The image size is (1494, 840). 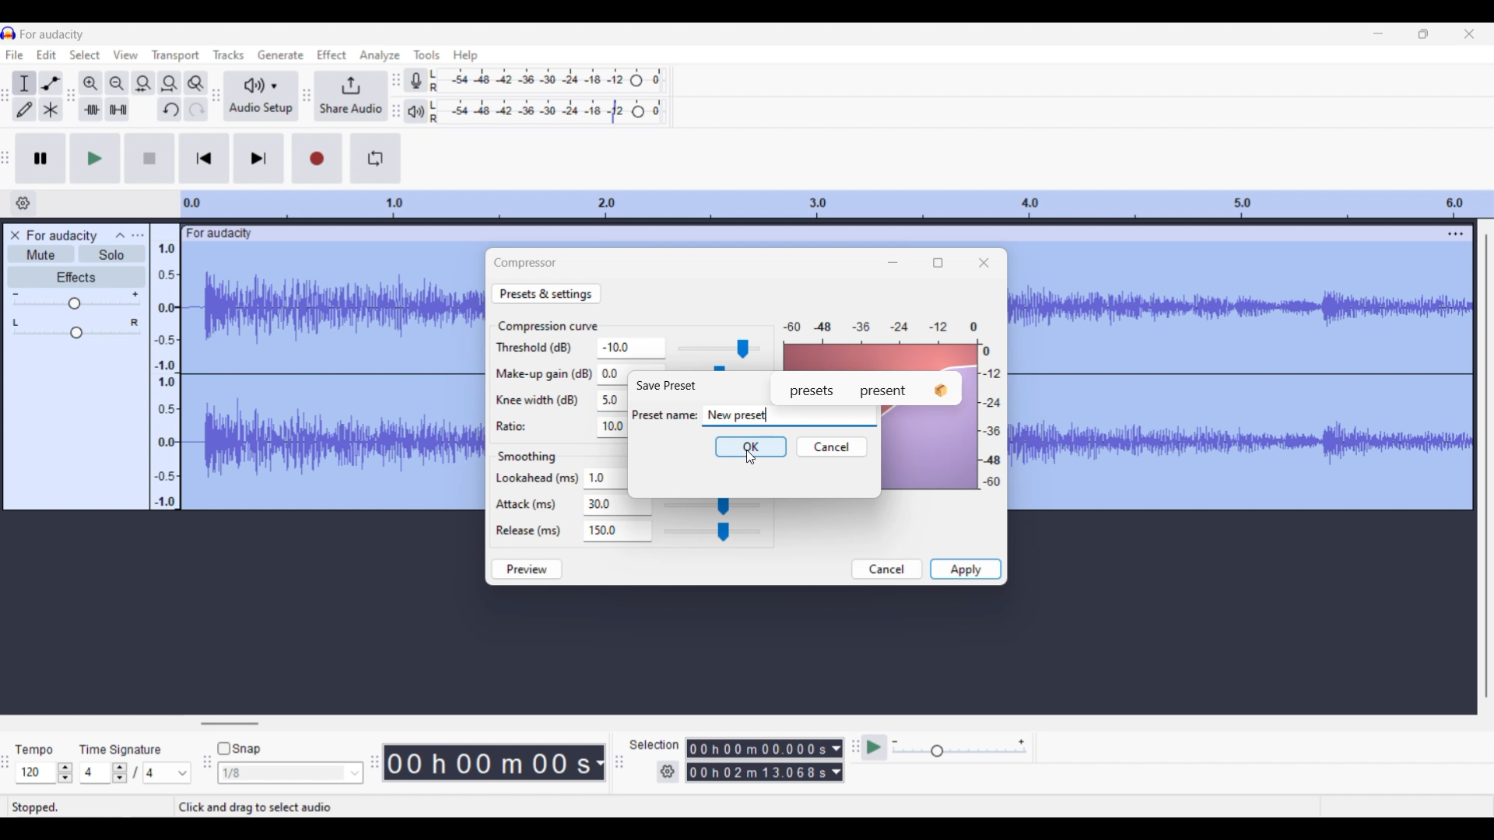 I want to click on Cursor clicking on OK, so click(x=750, y=457).